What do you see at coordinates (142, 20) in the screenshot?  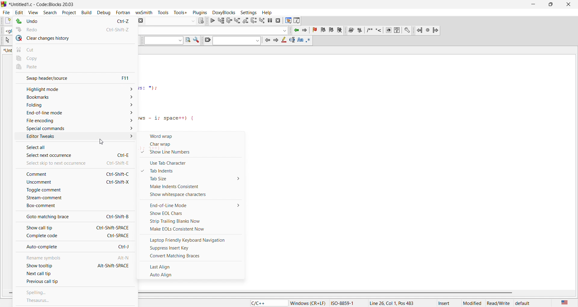 I see `abort` at bounding box center [142, 20].